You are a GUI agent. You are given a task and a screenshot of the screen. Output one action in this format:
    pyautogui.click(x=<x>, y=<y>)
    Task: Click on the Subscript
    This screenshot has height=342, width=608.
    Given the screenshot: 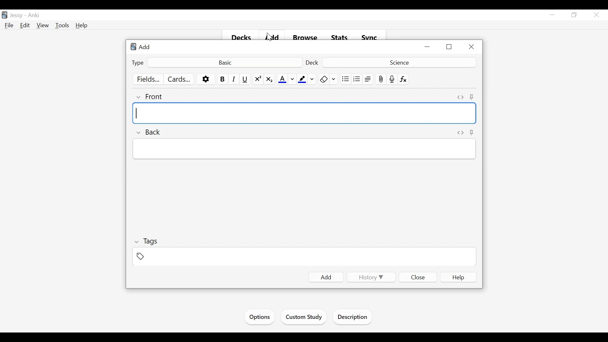 What is the action you would take?
    pyautogui.click(x=269, y=79)
    